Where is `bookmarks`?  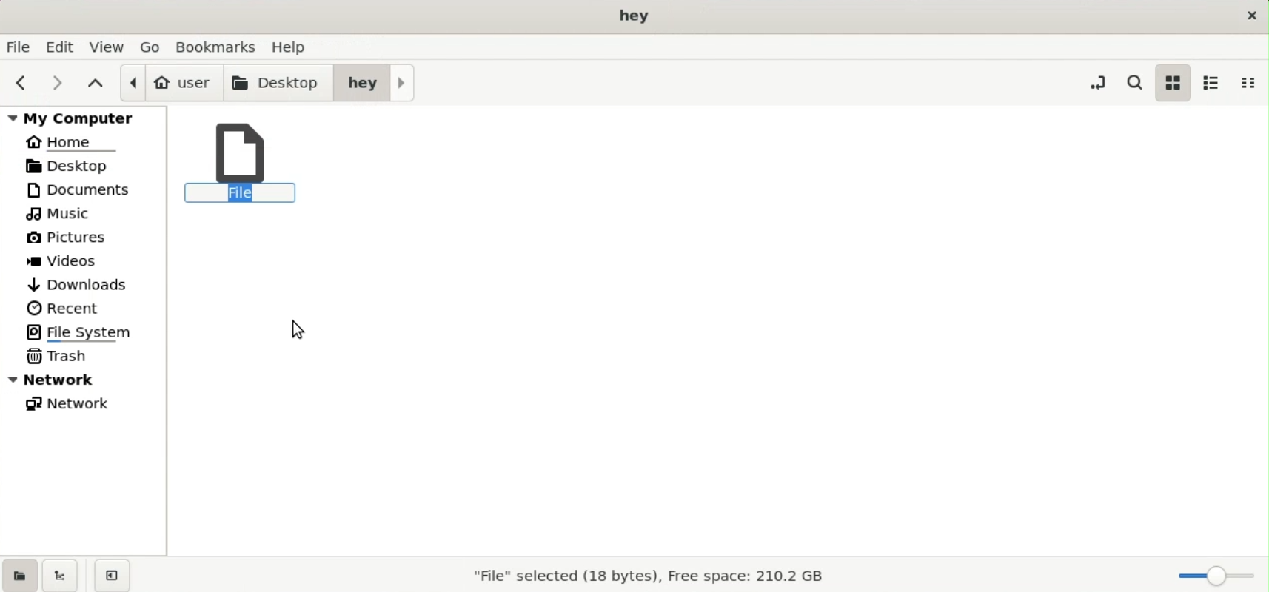 bookmarks is located at coordinates (220, 45).